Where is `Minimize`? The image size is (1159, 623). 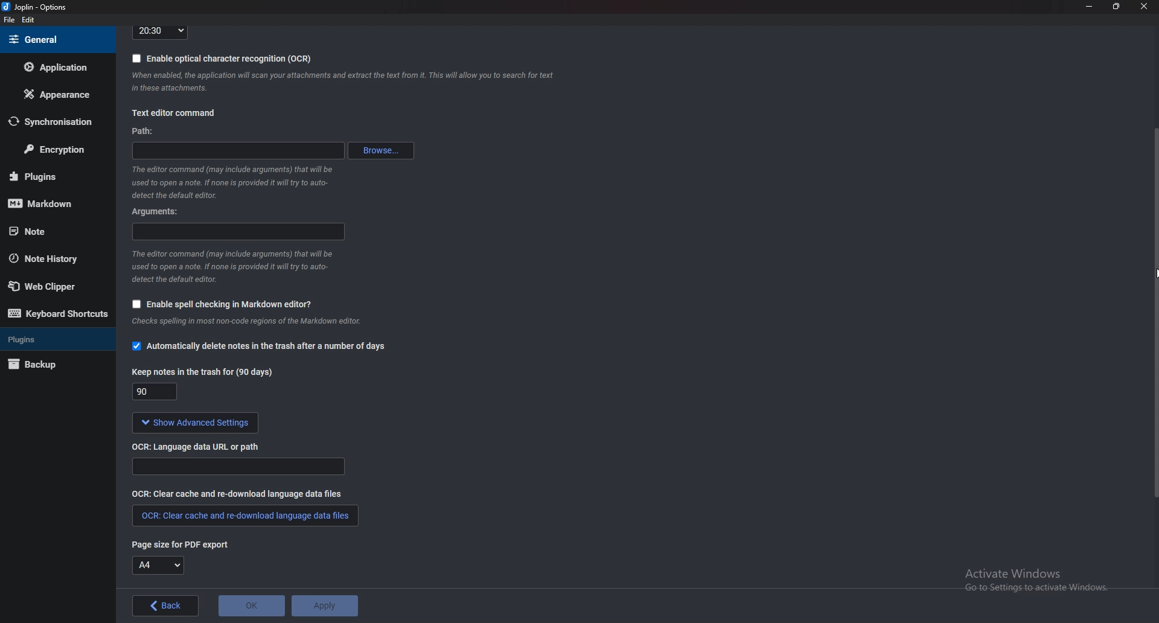 Minimize is located at coordinates (1091, 6).